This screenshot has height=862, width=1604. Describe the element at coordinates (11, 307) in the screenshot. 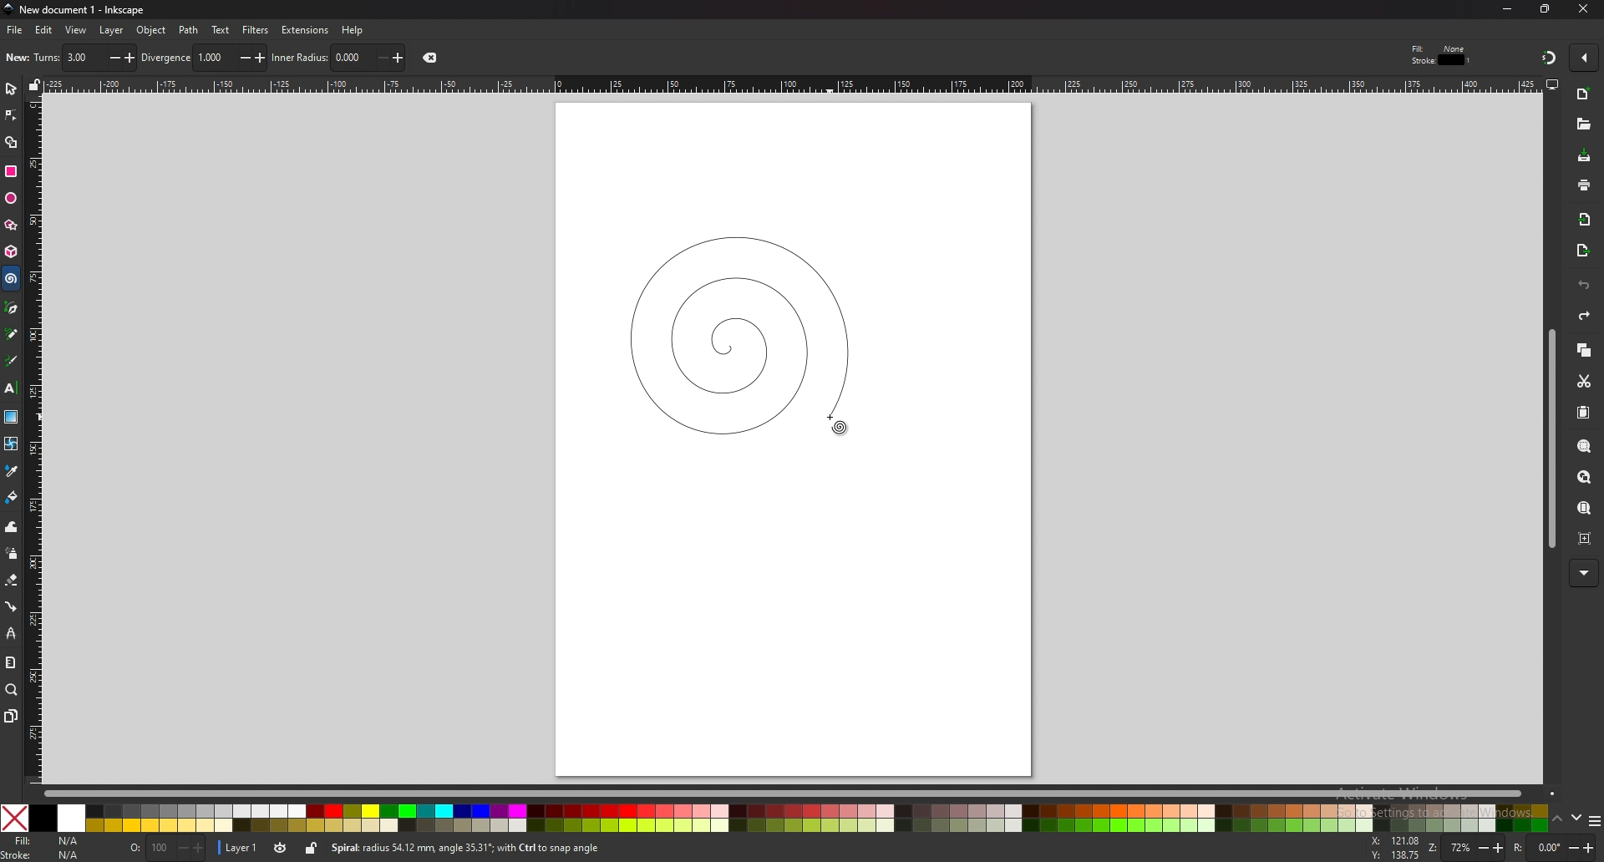

I see `pen` at that location.